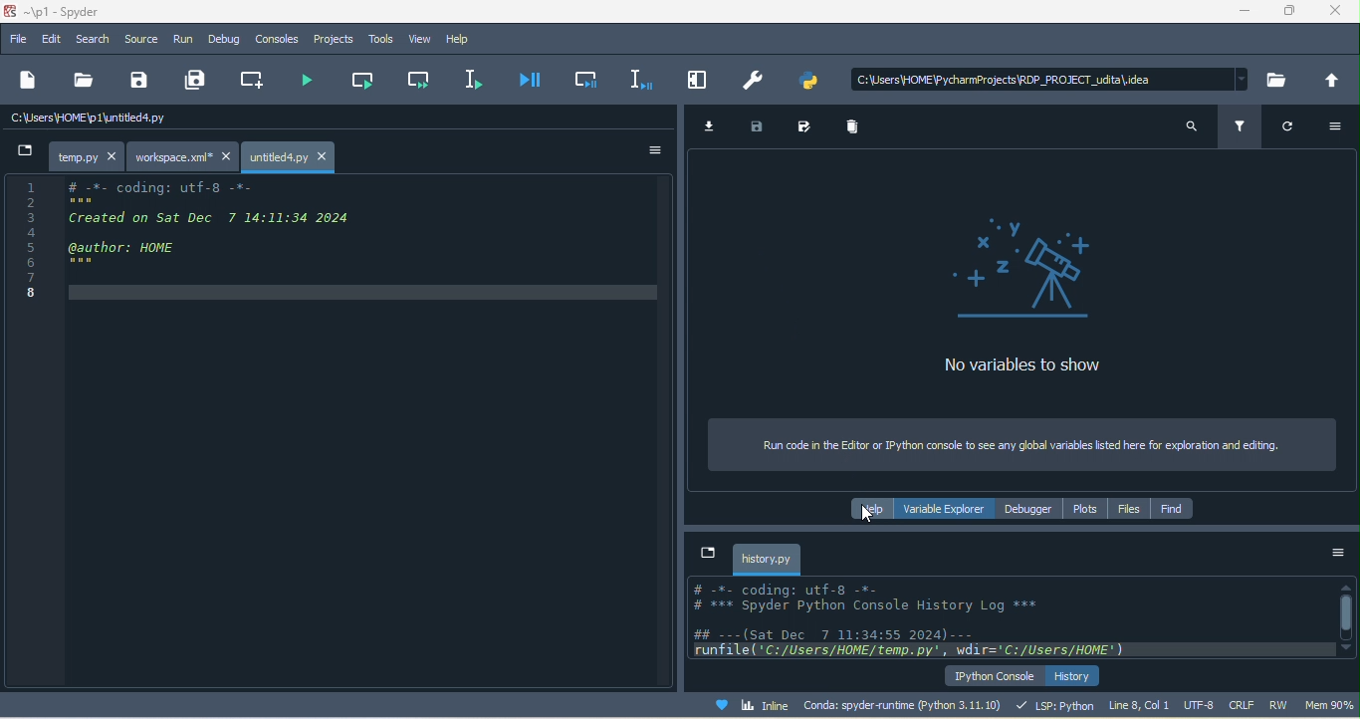  What do you see at coordinates (1204, 707) in the screenshot?
I see `utf 8` at bounding box center [1204, 707].